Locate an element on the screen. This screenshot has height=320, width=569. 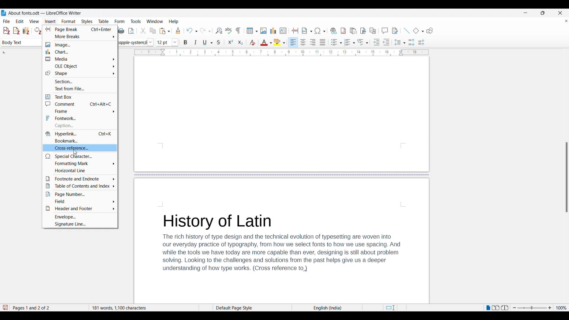
Show interface in a smaller tab is located at coordinates (543, 13).